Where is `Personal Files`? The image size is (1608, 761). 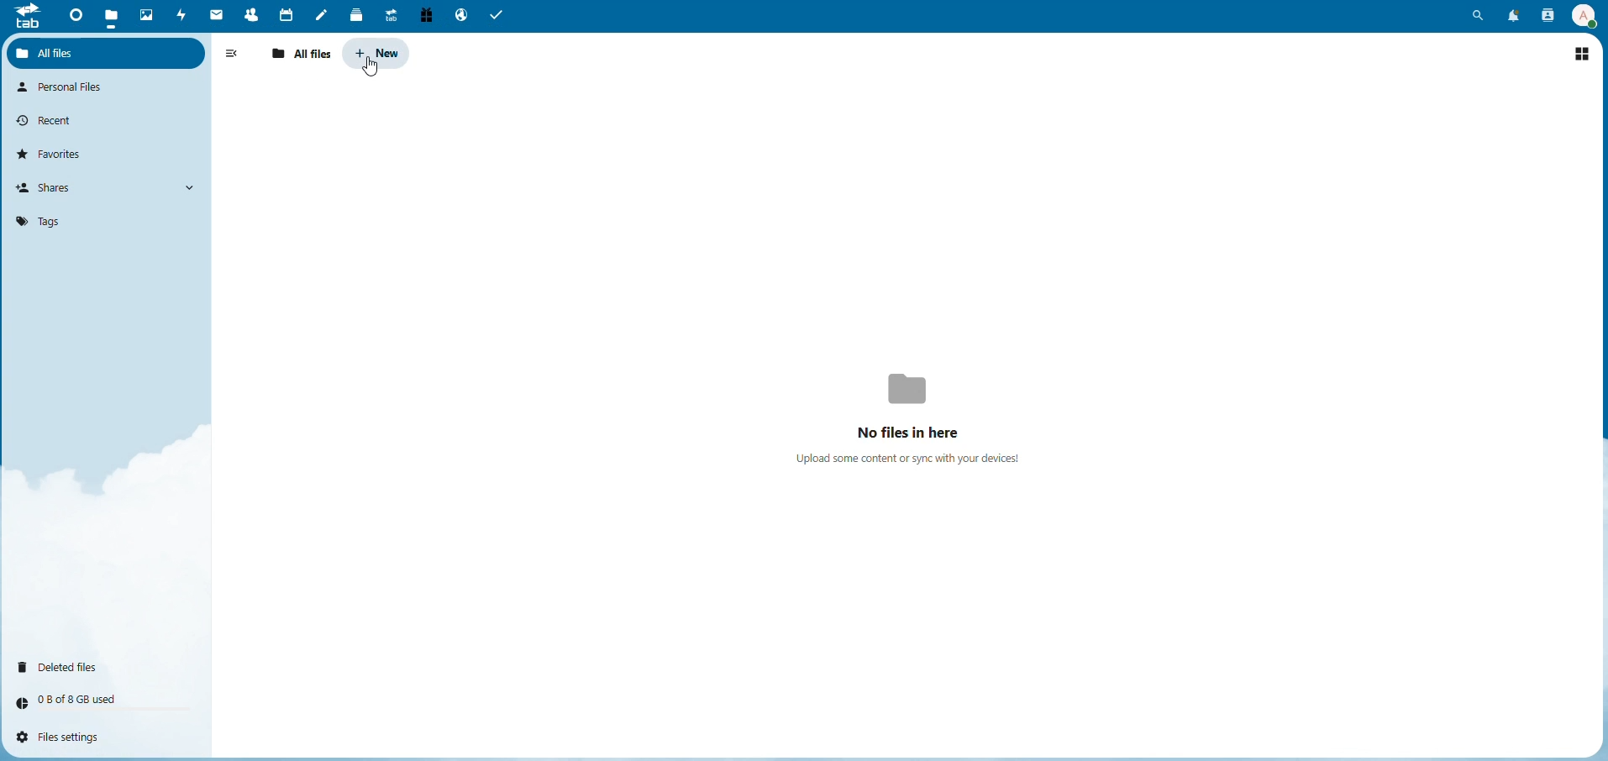
Personal Files is located at coordinates (67, 87).